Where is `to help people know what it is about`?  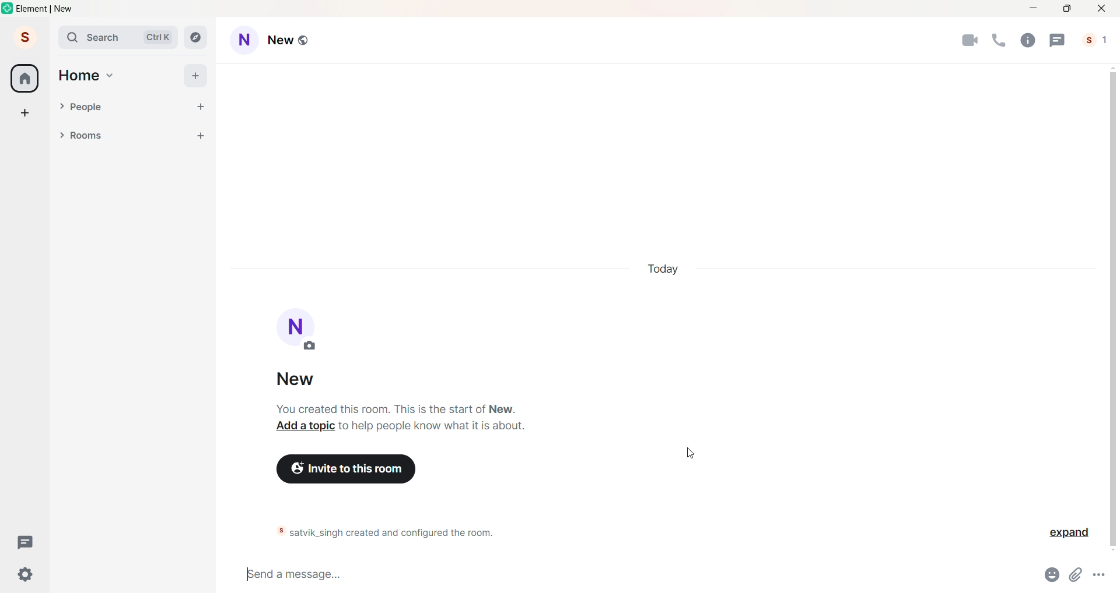 to help people know what it is about is located at coordinates (432, 426).